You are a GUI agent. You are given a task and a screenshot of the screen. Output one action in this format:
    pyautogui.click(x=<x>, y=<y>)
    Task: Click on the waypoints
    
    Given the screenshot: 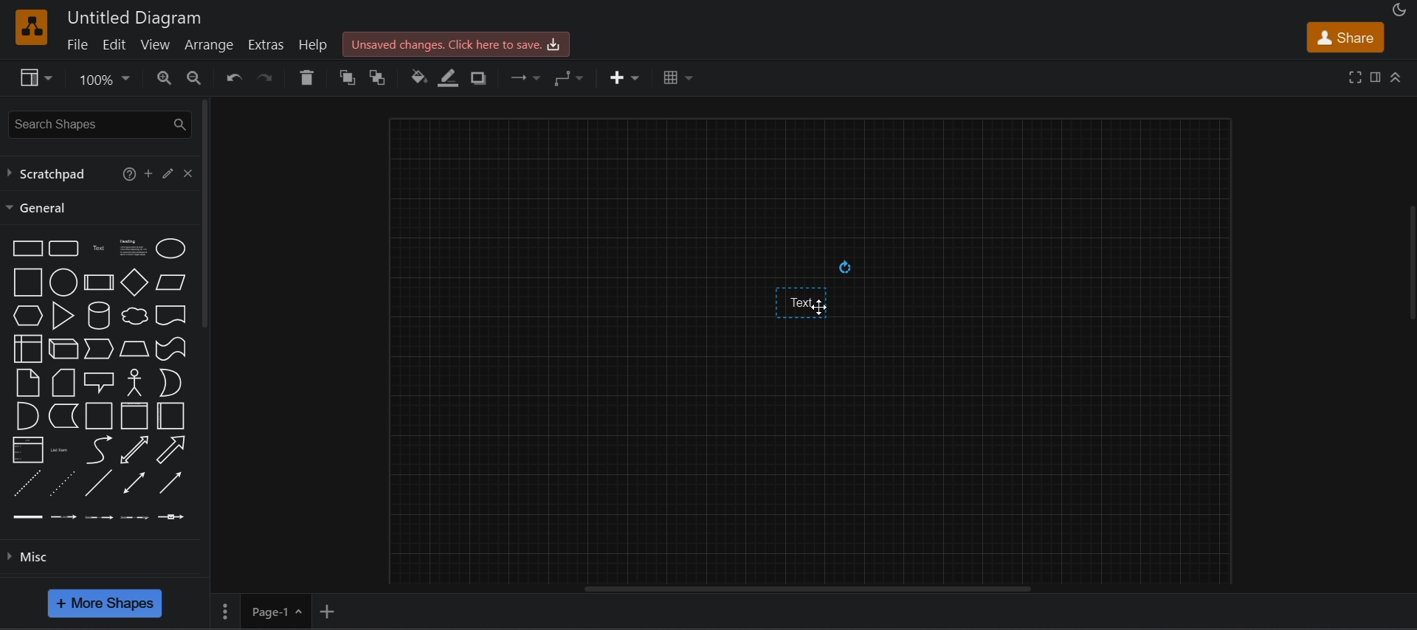 What is the action you would take?
    pyautogui.click(x=571, y=77)
    